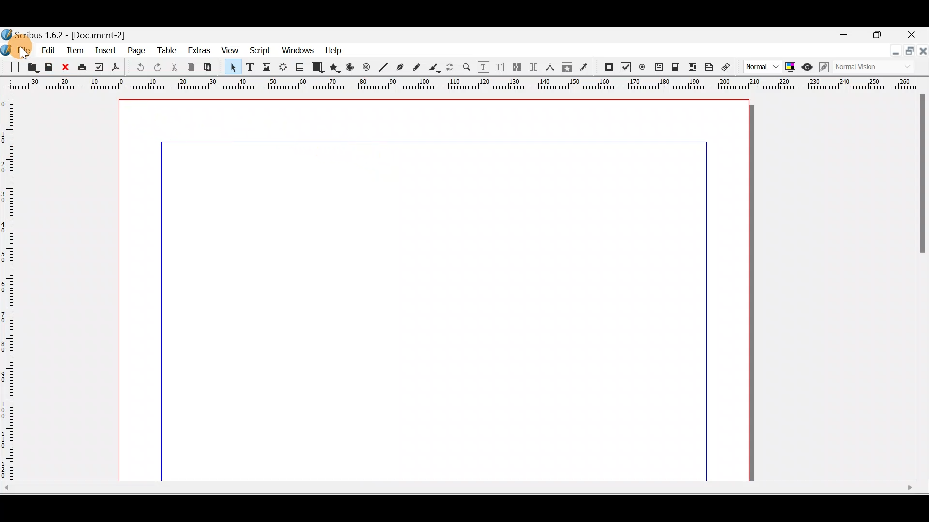 The width and height of the screenshot is (929, 522). I want to click on Freehand line, so click(420, 67).